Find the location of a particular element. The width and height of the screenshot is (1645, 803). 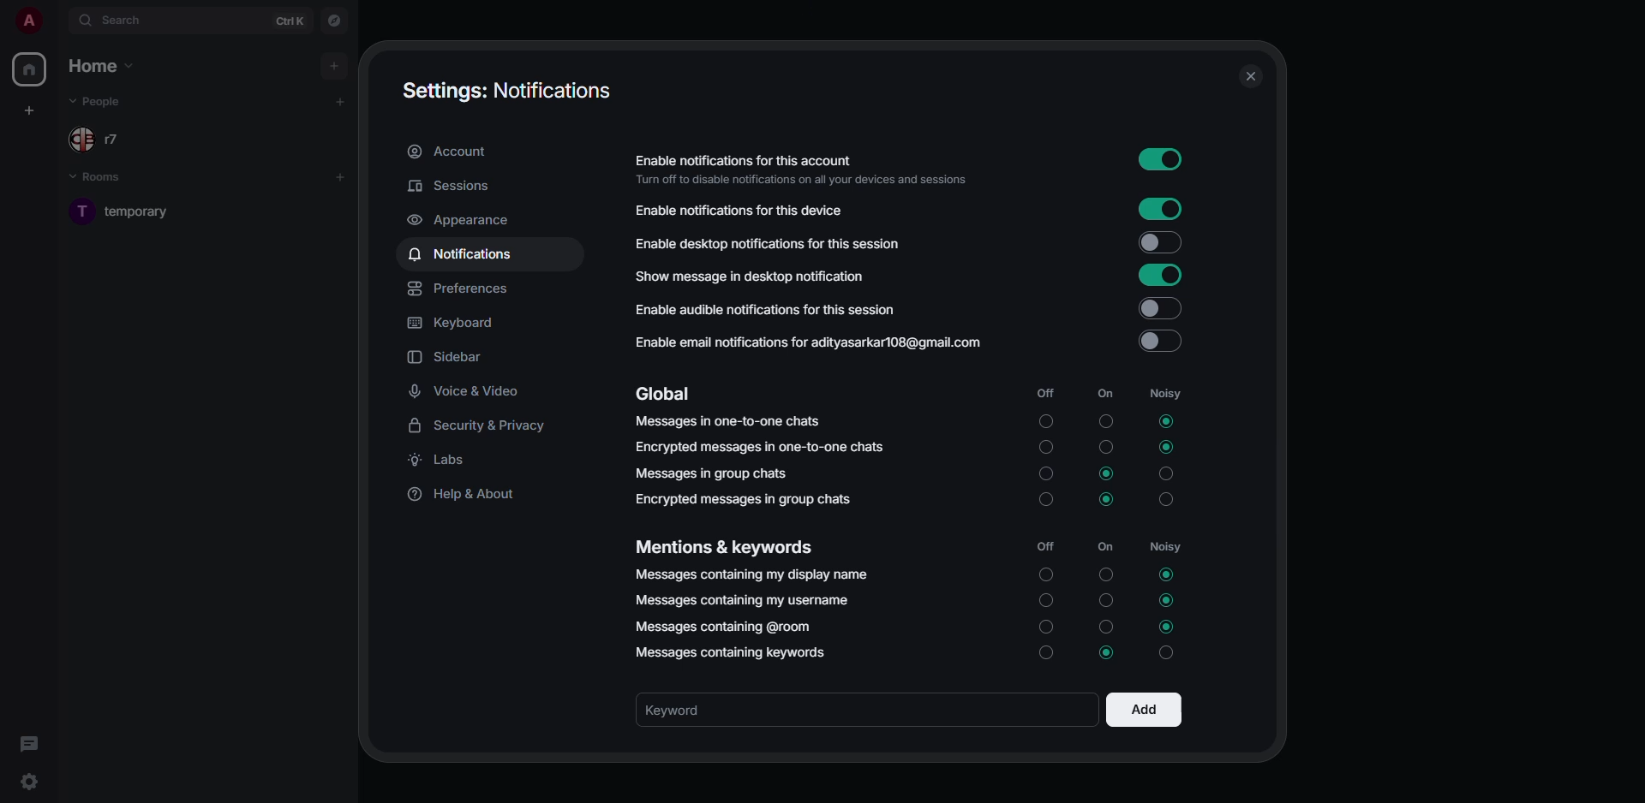

ctrl K is located at coordinates (290, 20).